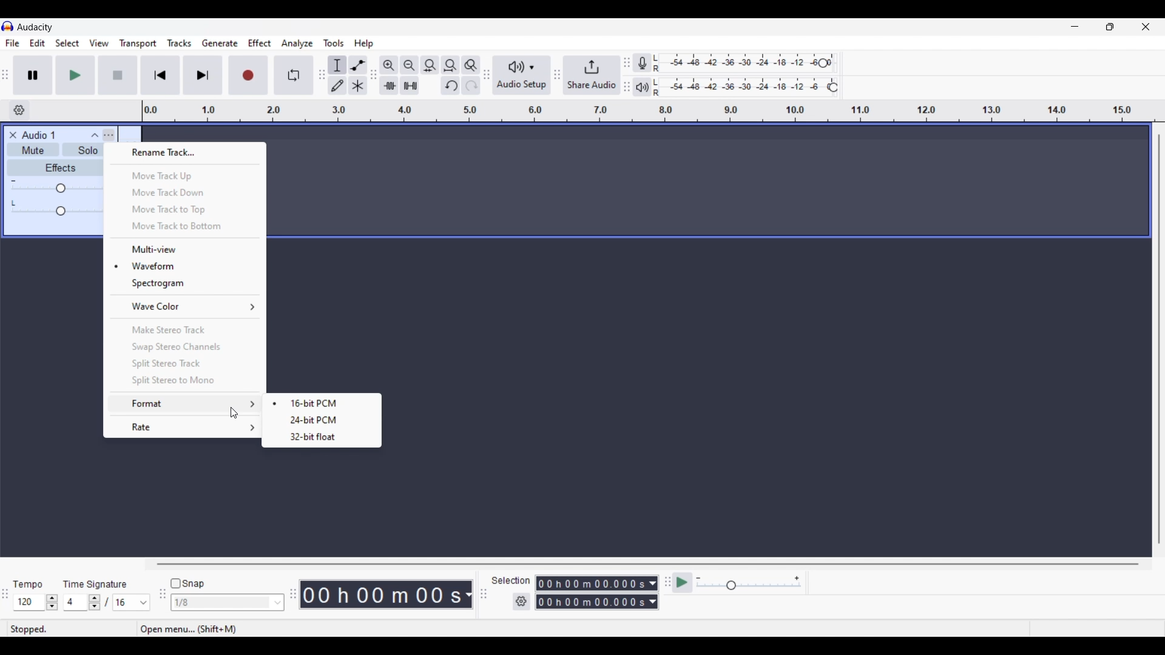 This screenshot has width=1165, height=655. What do you see at coordinates (44, 135) in the screenshot?
I see `Audio 1` at bounding box center [44, 135].